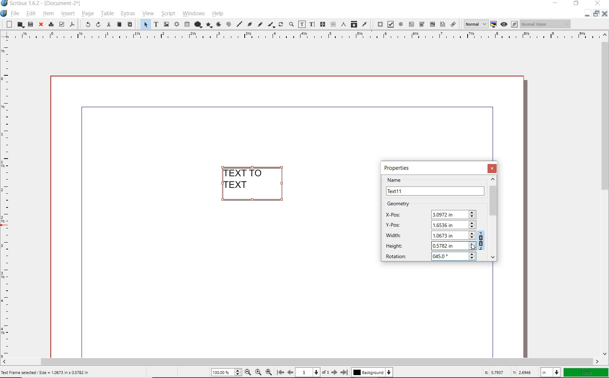 The height and width of the screenshot is (378, 609). Describe the element at coordinates (431, 213) in the screenshot. I see `X-POS` at that location.